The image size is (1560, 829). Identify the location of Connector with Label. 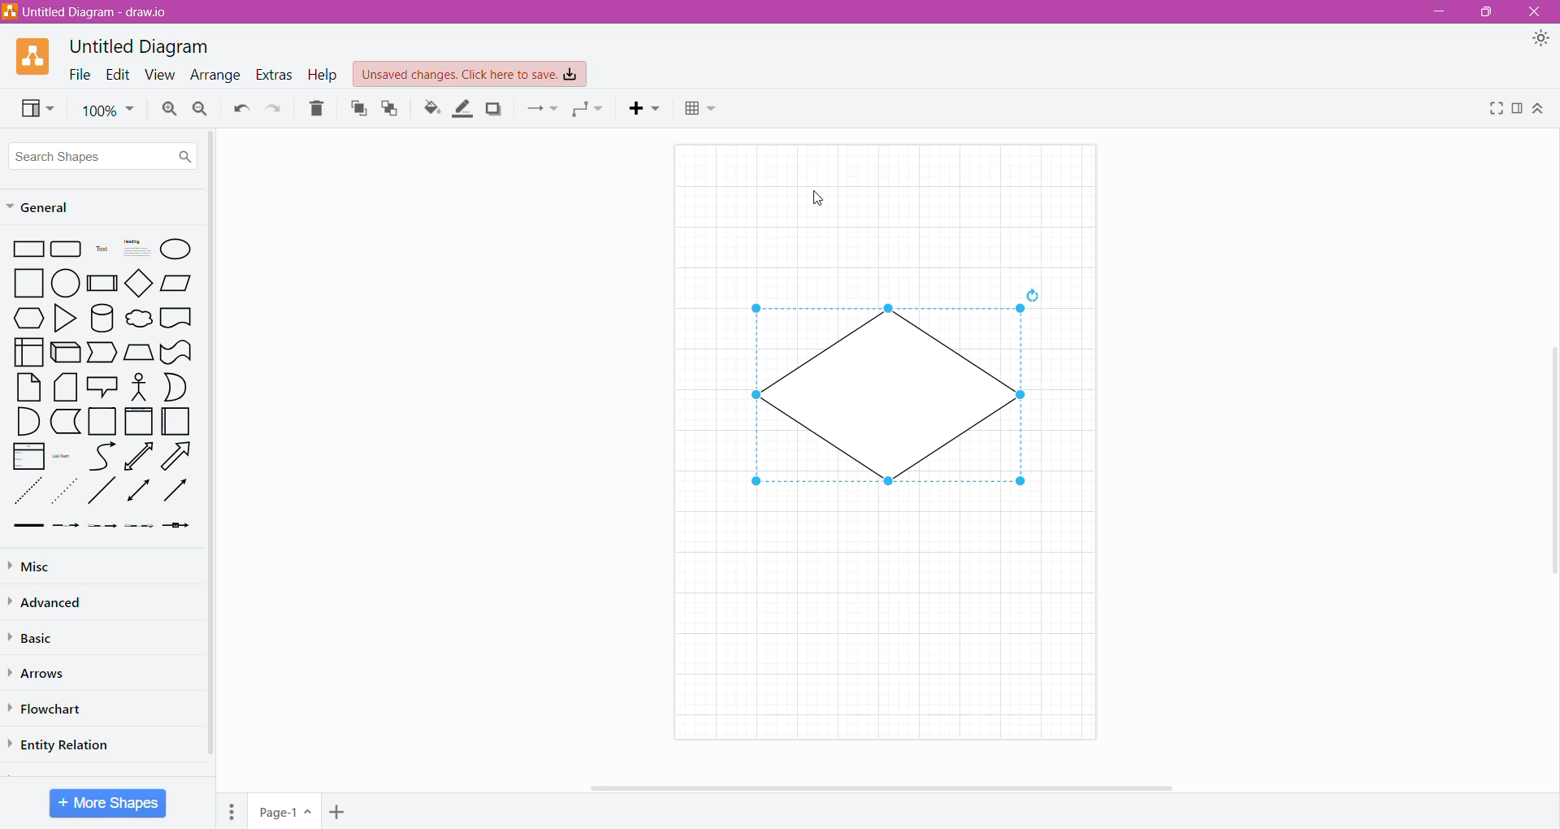
(67, 527).